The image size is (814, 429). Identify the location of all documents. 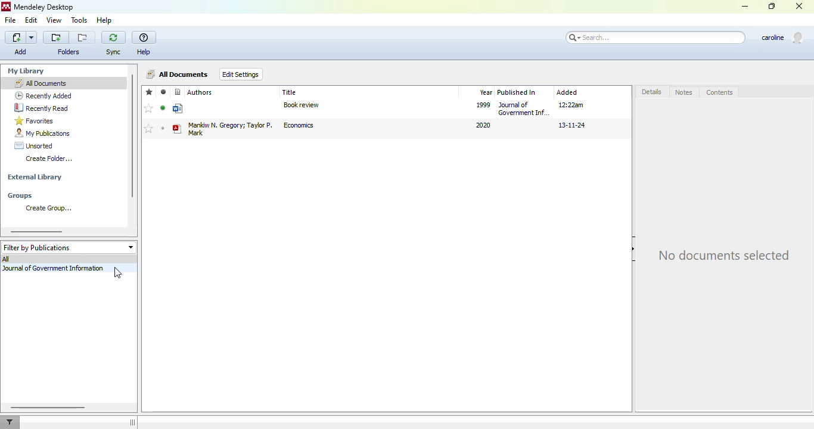
(41, 83).